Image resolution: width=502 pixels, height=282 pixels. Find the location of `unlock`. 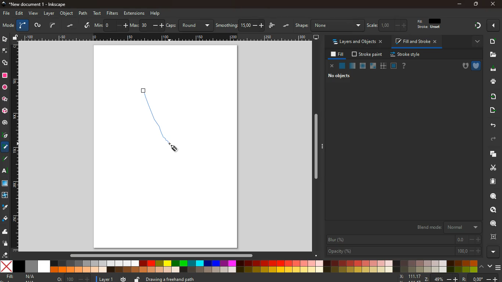

unlock is located at coordinates (137, 279).